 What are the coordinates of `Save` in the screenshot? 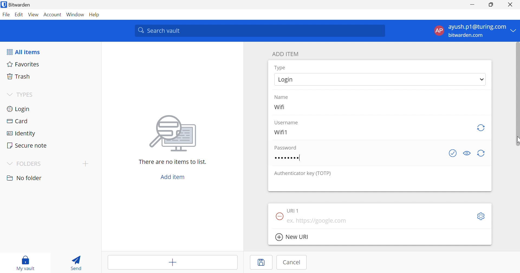 It's located at (262, 262).